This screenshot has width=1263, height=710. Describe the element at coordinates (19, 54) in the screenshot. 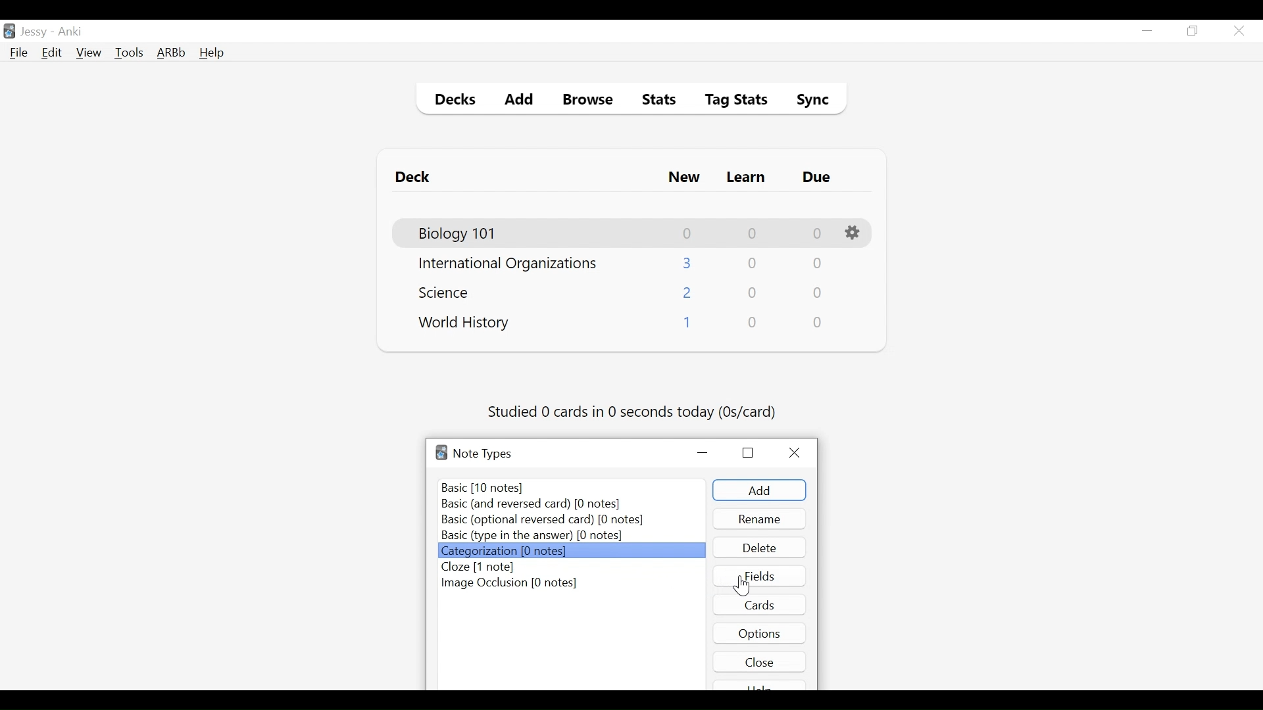

I see `File` at that location.